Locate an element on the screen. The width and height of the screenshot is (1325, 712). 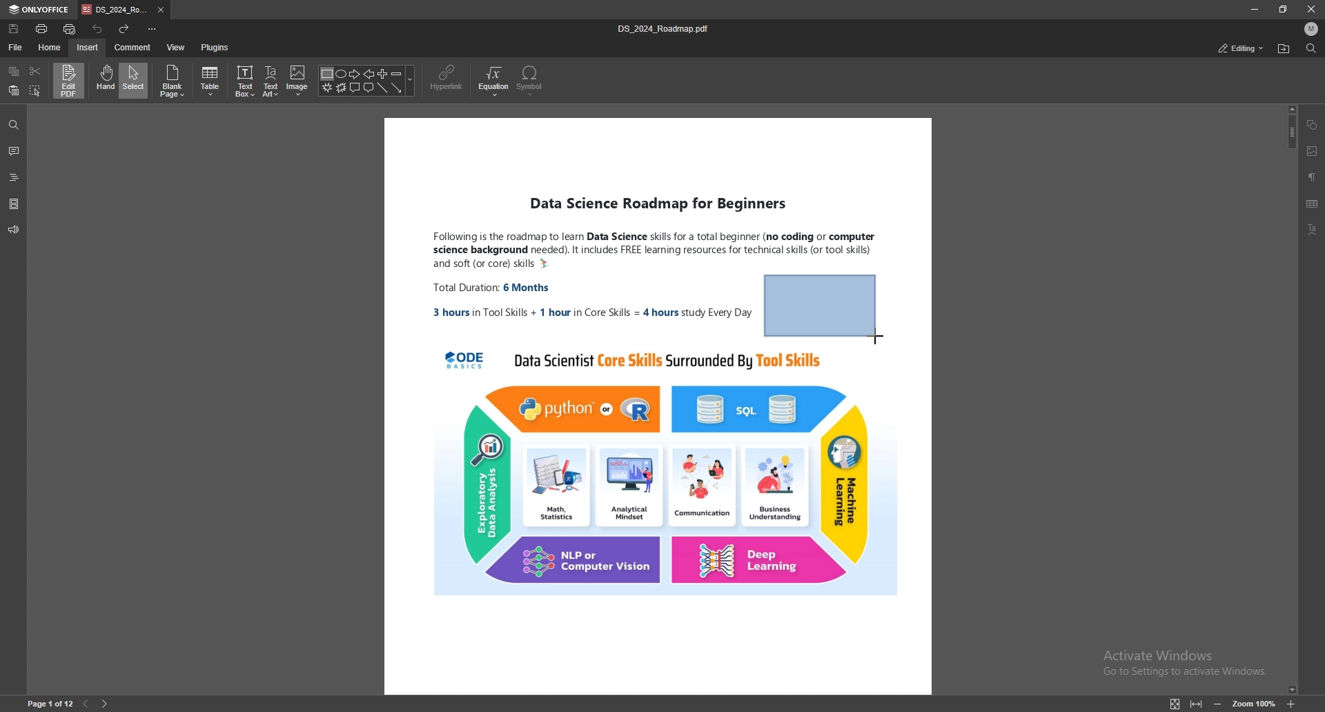
plugins is located at coordinates (215, 48).